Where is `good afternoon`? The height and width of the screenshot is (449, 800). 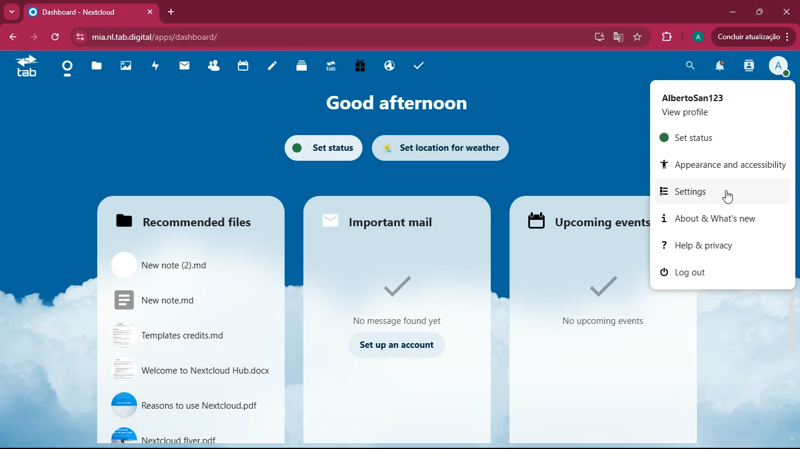
good afternoon is located at coordinates (395, 103).